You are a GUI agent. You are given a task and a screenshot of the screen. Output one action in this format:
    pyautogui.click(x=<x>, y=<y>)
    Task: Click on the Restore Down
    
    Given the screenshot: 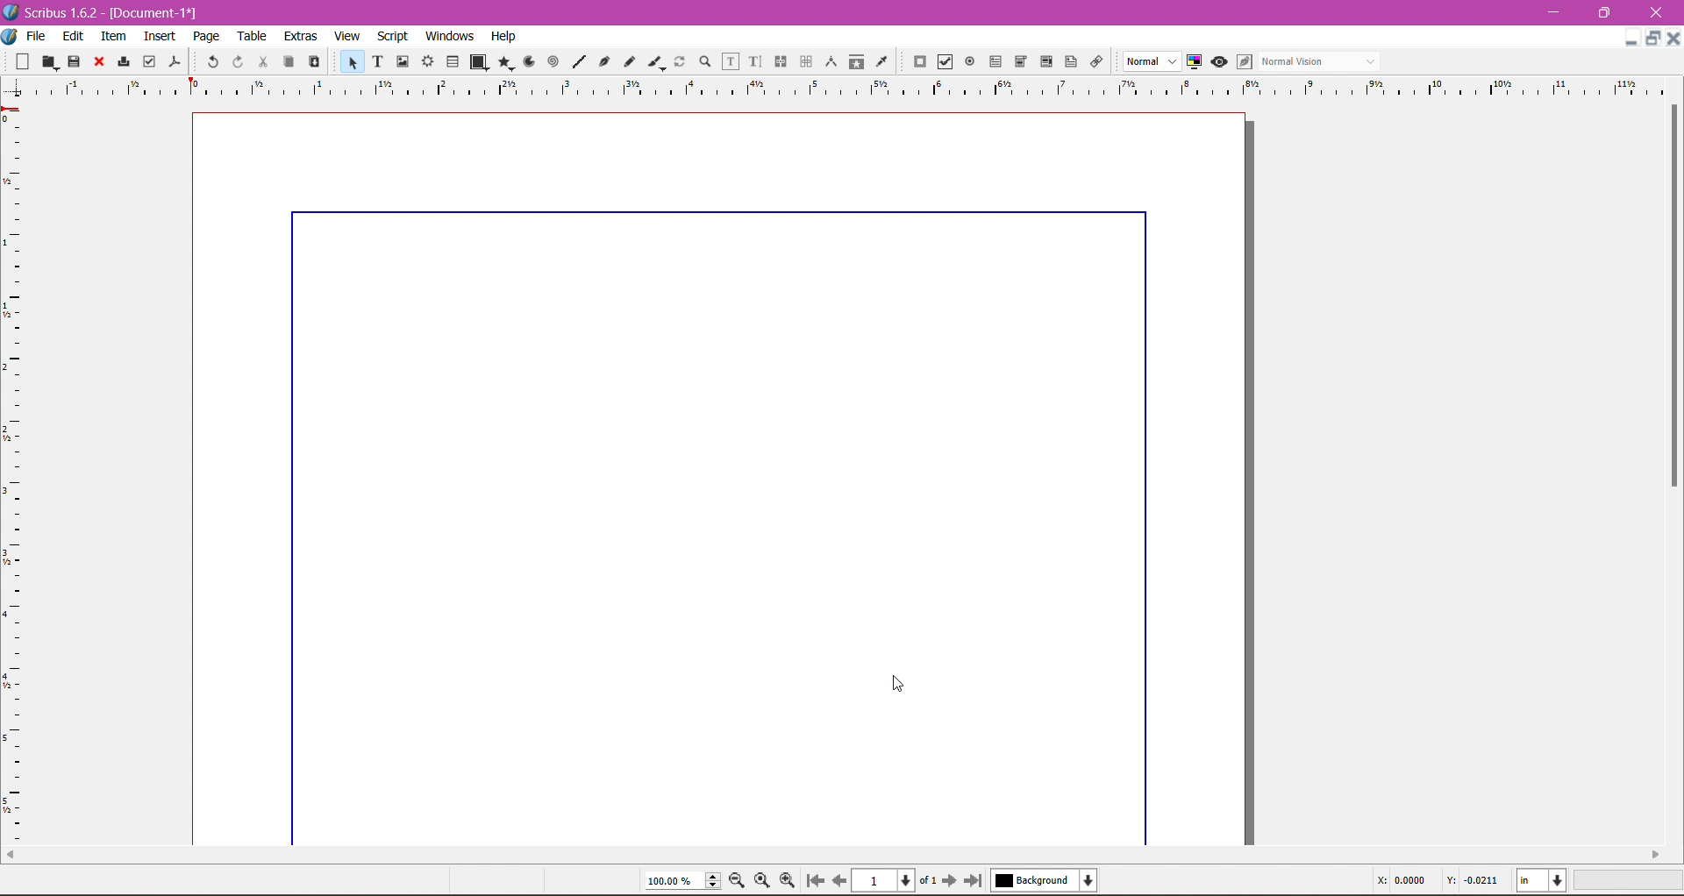 What is the action you would take?
    pyautogui.click(x=1602, y=13)
    